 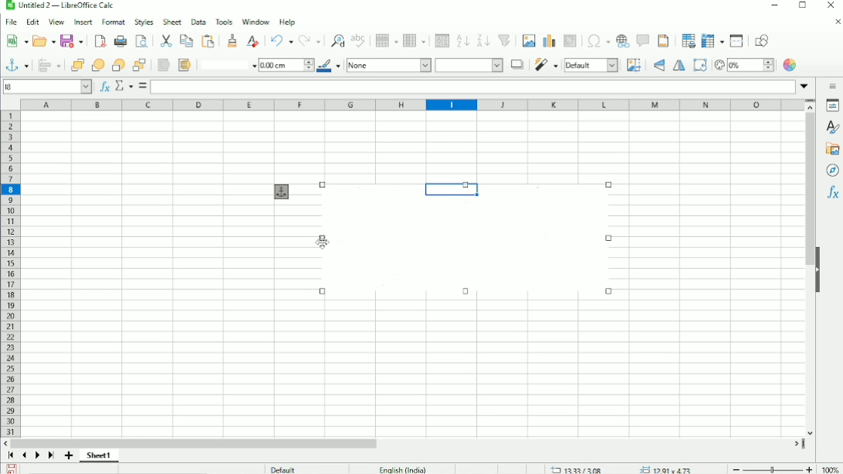 What do you see at coordinates (415, 40) in the screenshot?
I see `Column` at bounding box center [415, 40].